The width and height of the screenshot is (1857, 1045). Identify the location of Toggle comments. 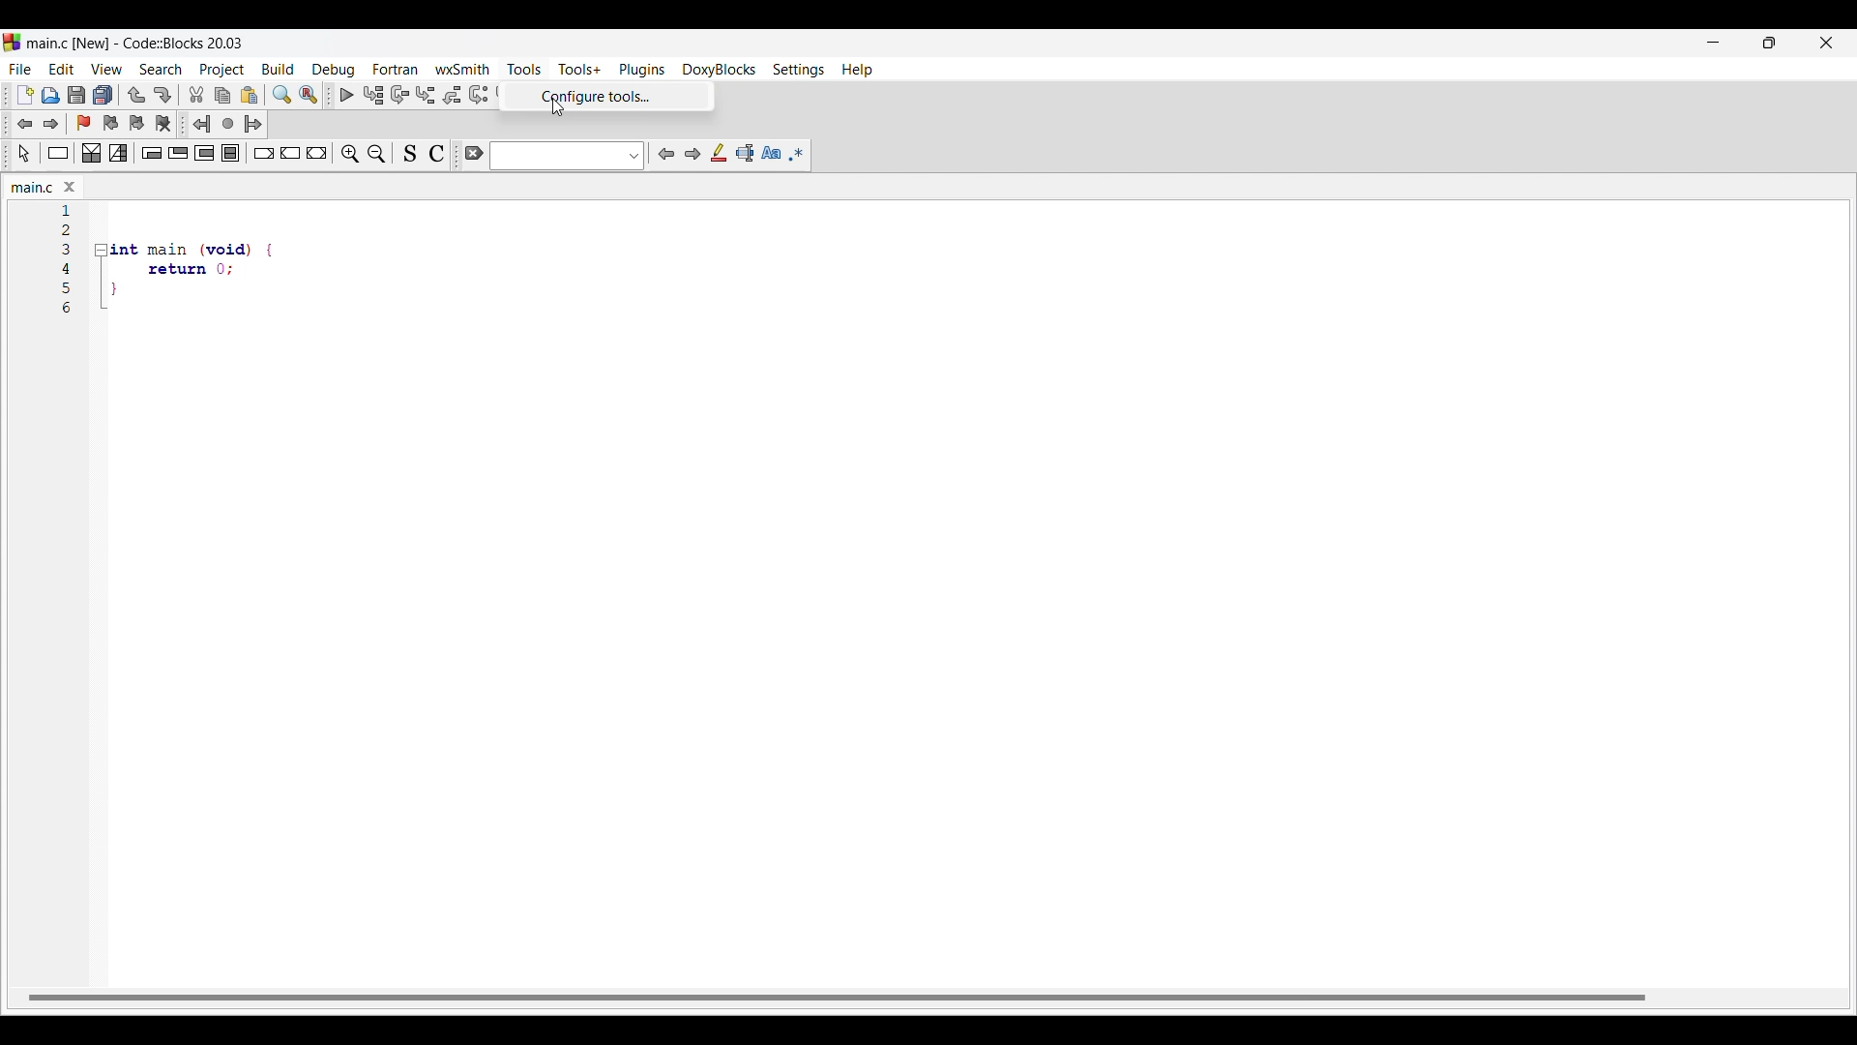
(436, 156).